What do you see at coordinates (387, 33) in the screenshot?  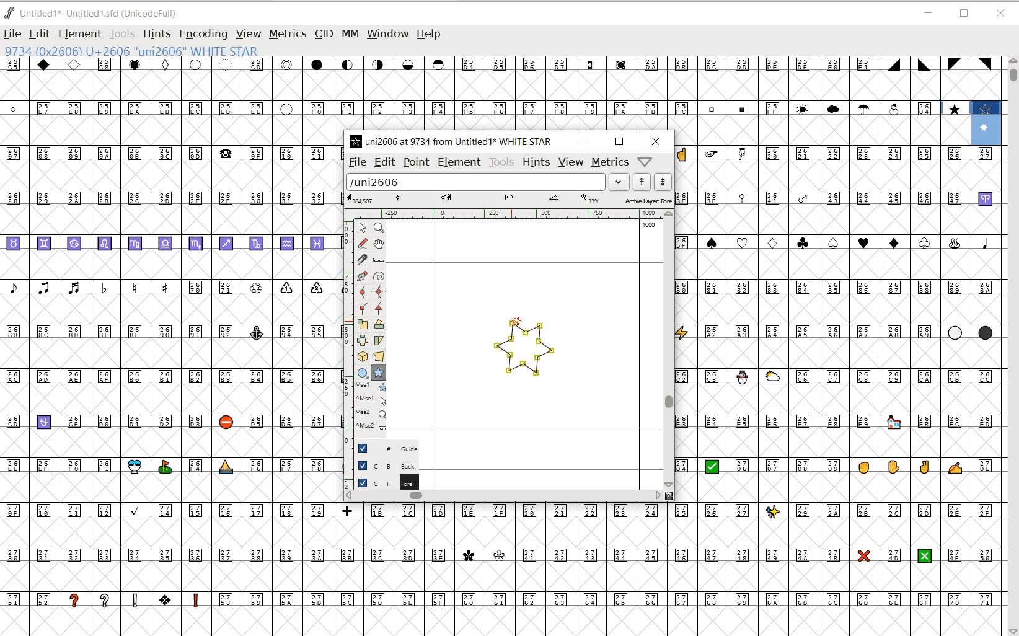 I see `WINDOW` at bounding box center [387, 33].